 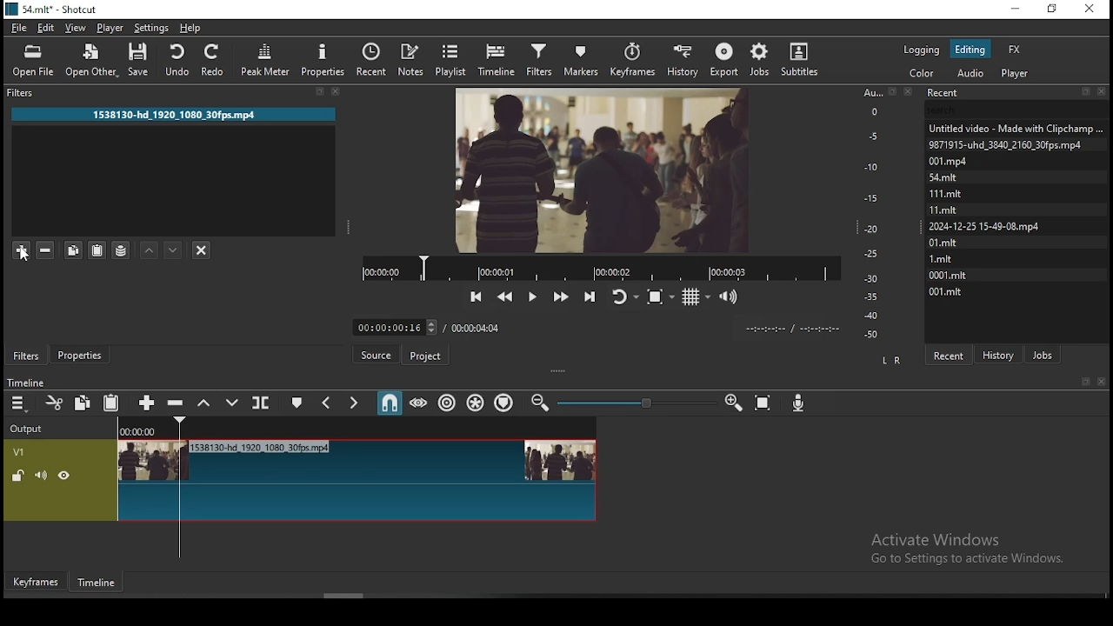 I want to click on scrub while dragging, so click(x=420, y=403).